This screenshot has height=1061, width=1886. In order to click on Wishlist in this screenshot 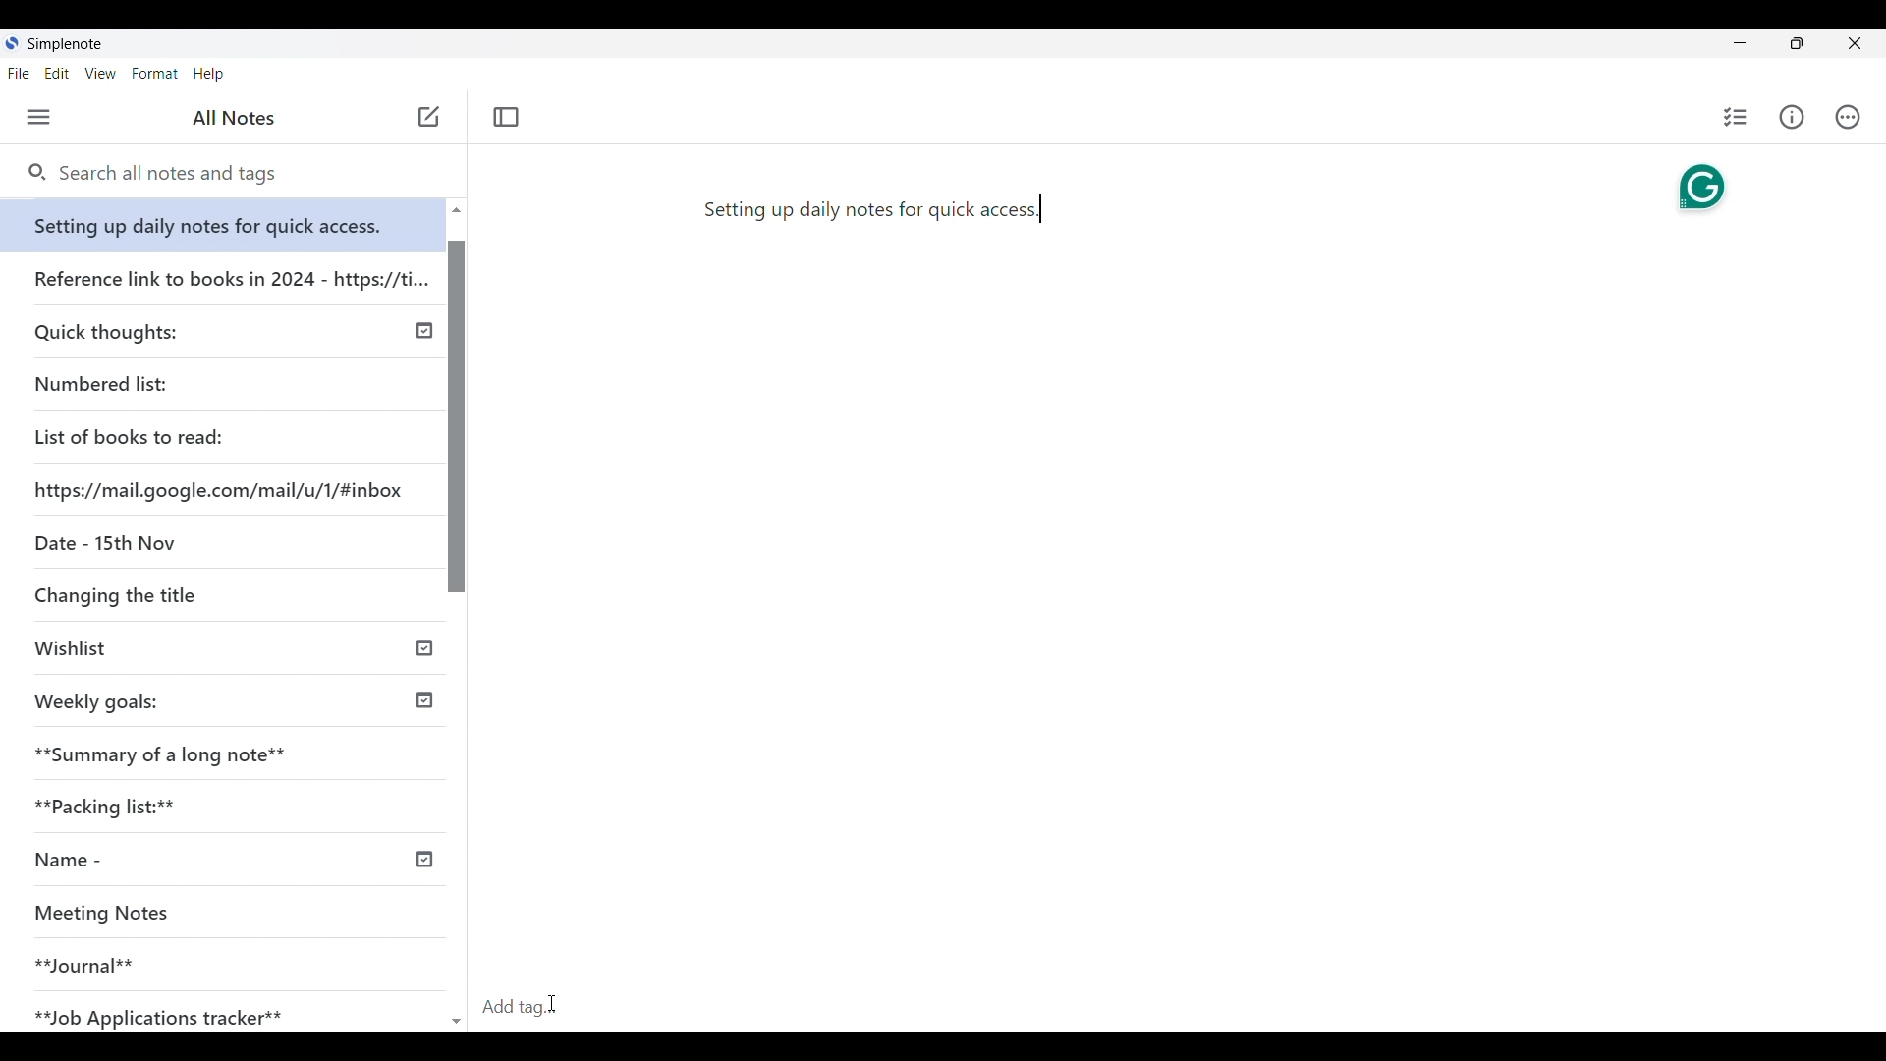, I will do `click(164, 650)`.